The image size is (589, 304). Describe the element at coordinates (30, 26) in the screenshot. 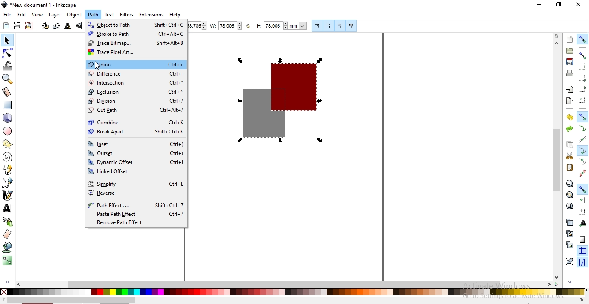

I see `deselect selected objects or nodes` at that location.